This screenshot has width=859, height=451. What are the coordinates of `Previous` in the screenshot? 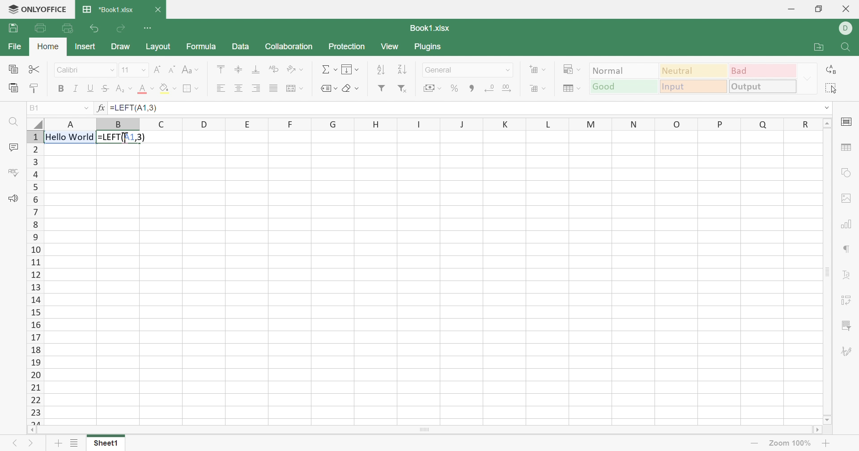 It's located at (16, 443).